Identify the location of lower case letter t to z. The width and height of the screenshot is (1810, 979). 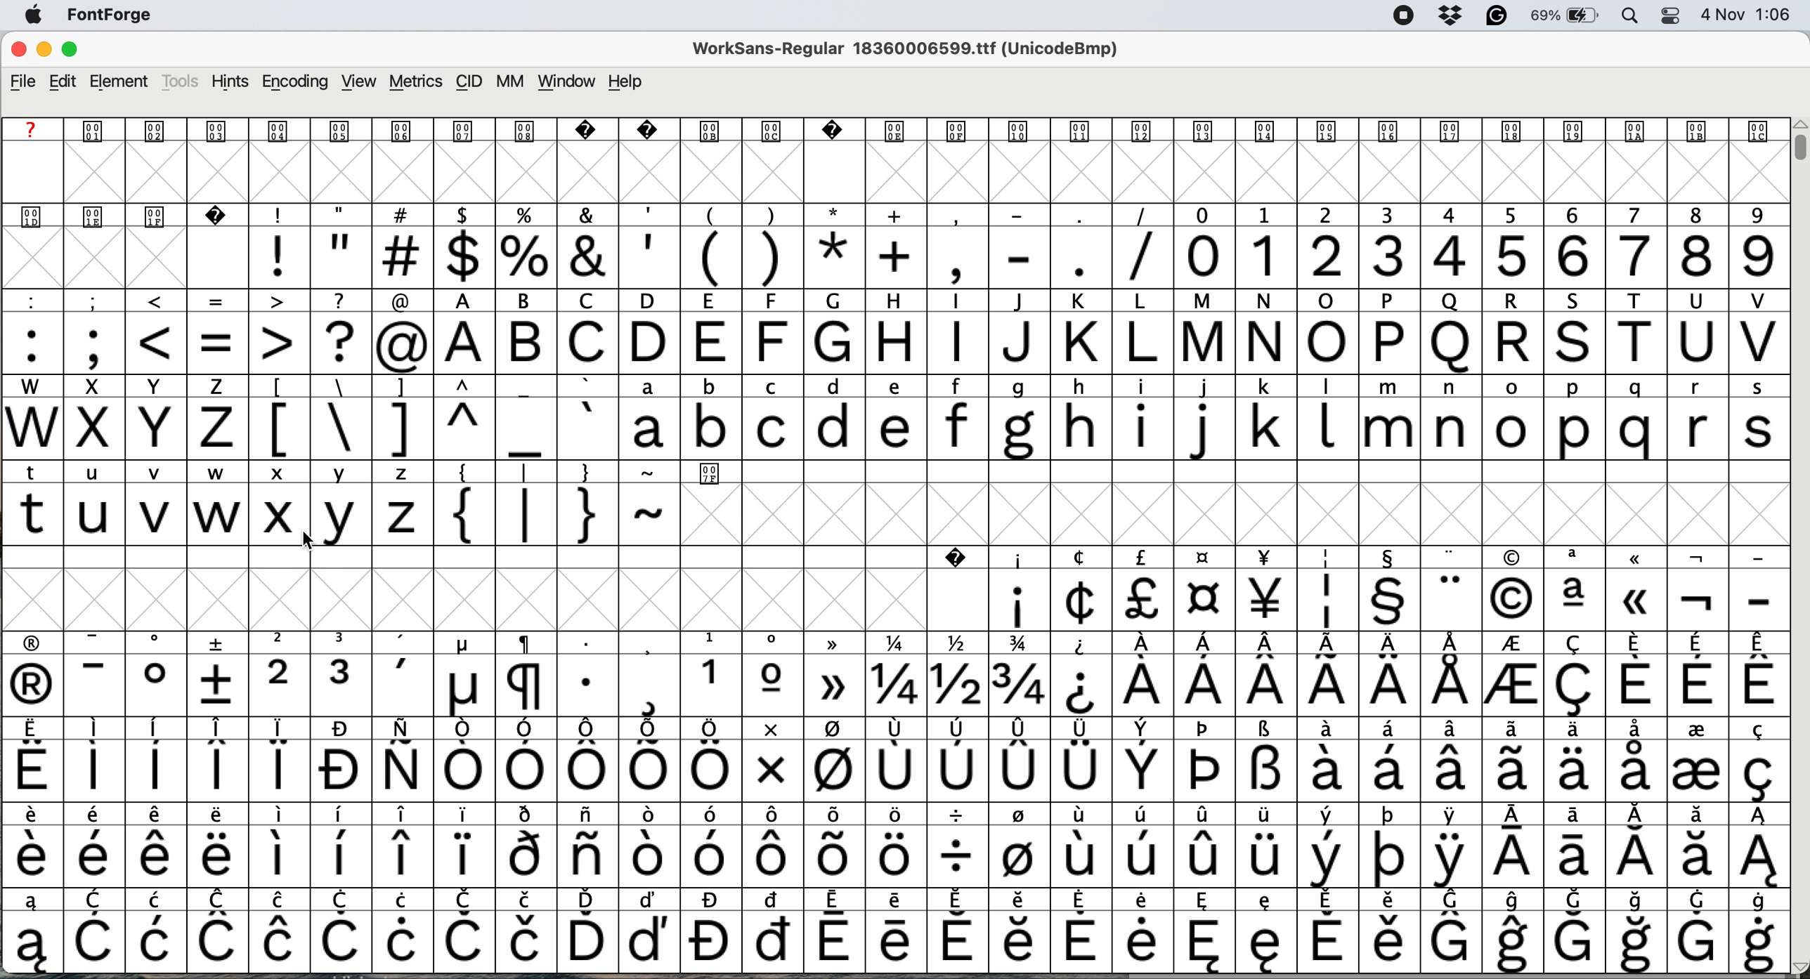
(219, 513).